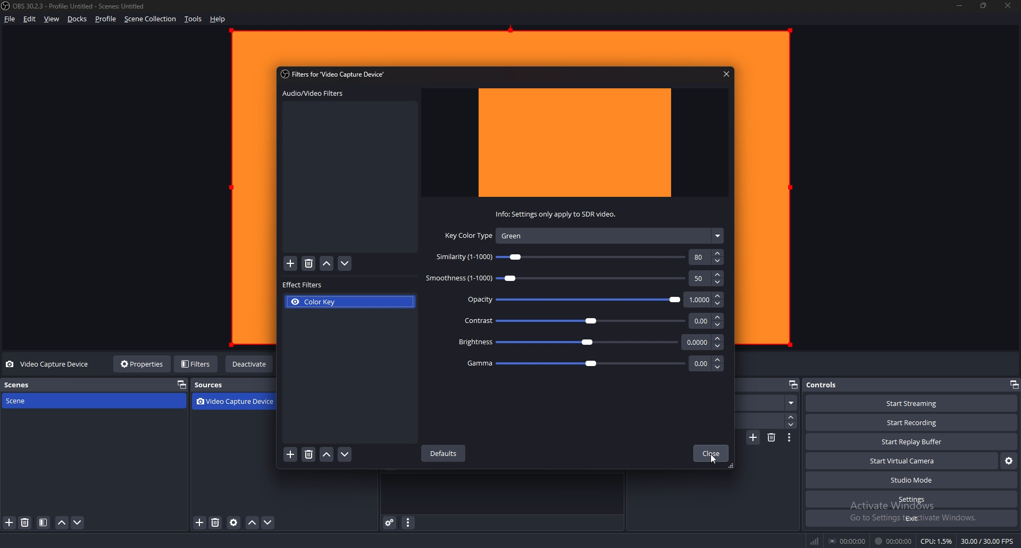 The image size is (1021, 548). Describe the element at coordinates (791, 417) in the screenshot. I see `increase duration` at that location.